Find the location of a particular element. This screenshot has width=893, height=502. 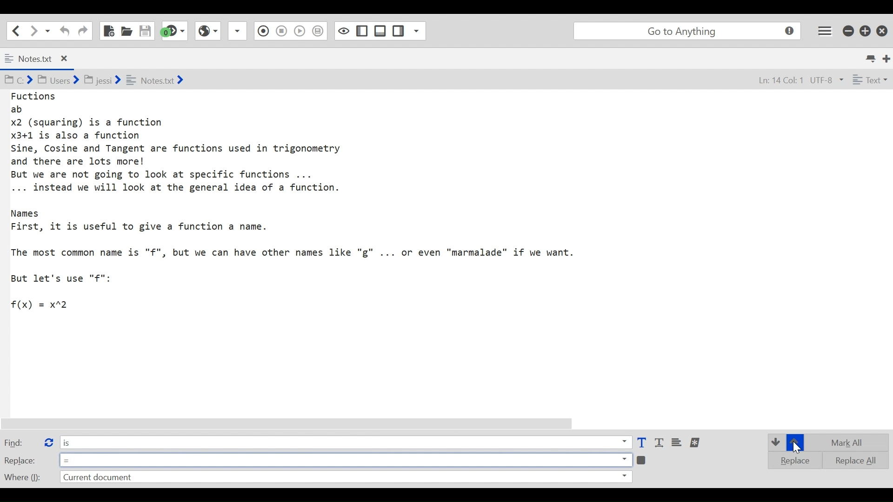

Show/Hide Right pane is located at coordinates (343, 30).